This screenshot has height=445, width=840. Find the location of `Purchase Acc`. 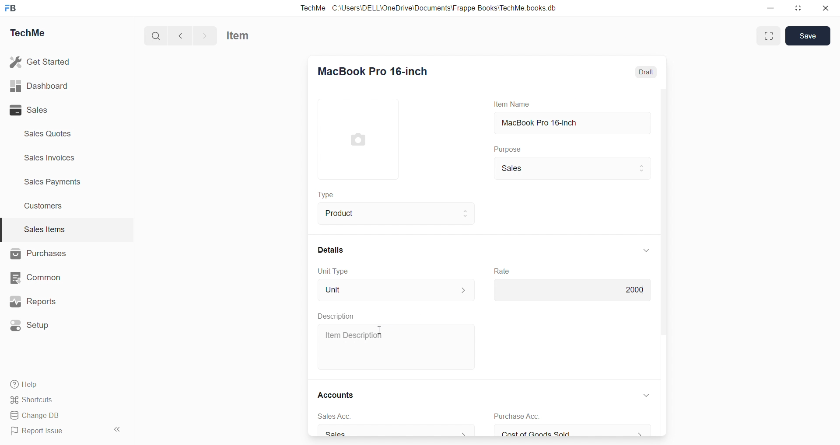

Purchase Acc is located at coordinates (517, 417).